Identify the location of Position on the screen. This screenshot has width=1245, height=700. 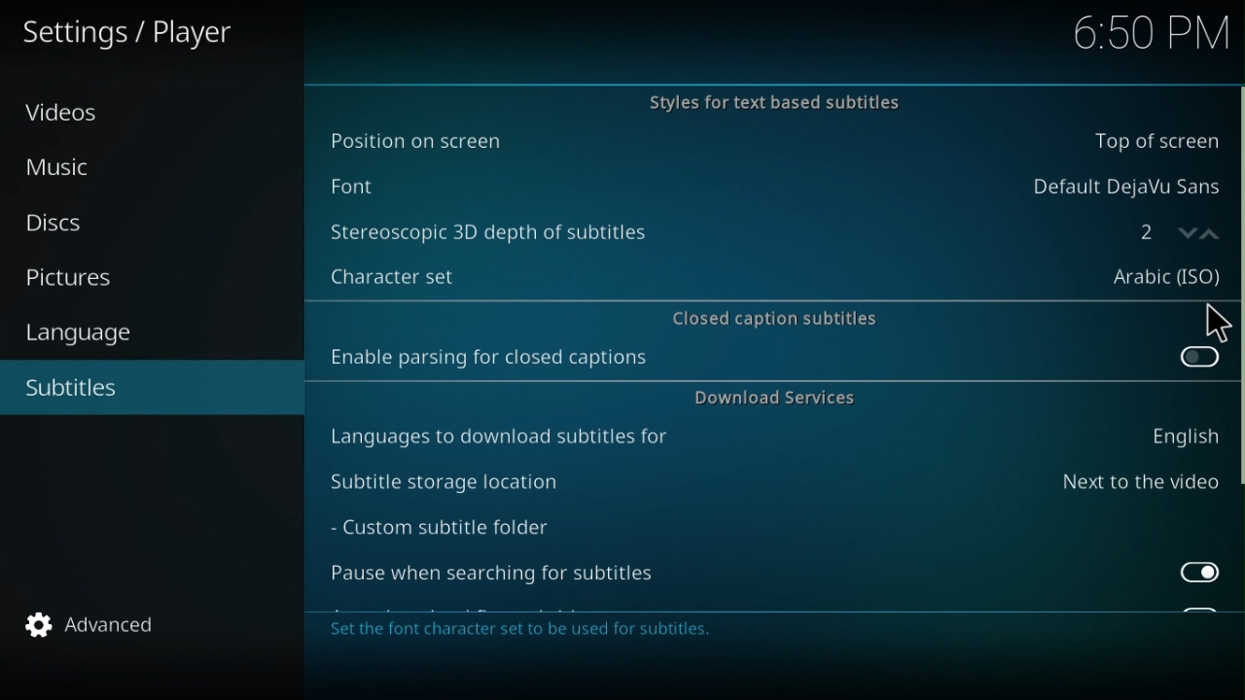
(668, 145).